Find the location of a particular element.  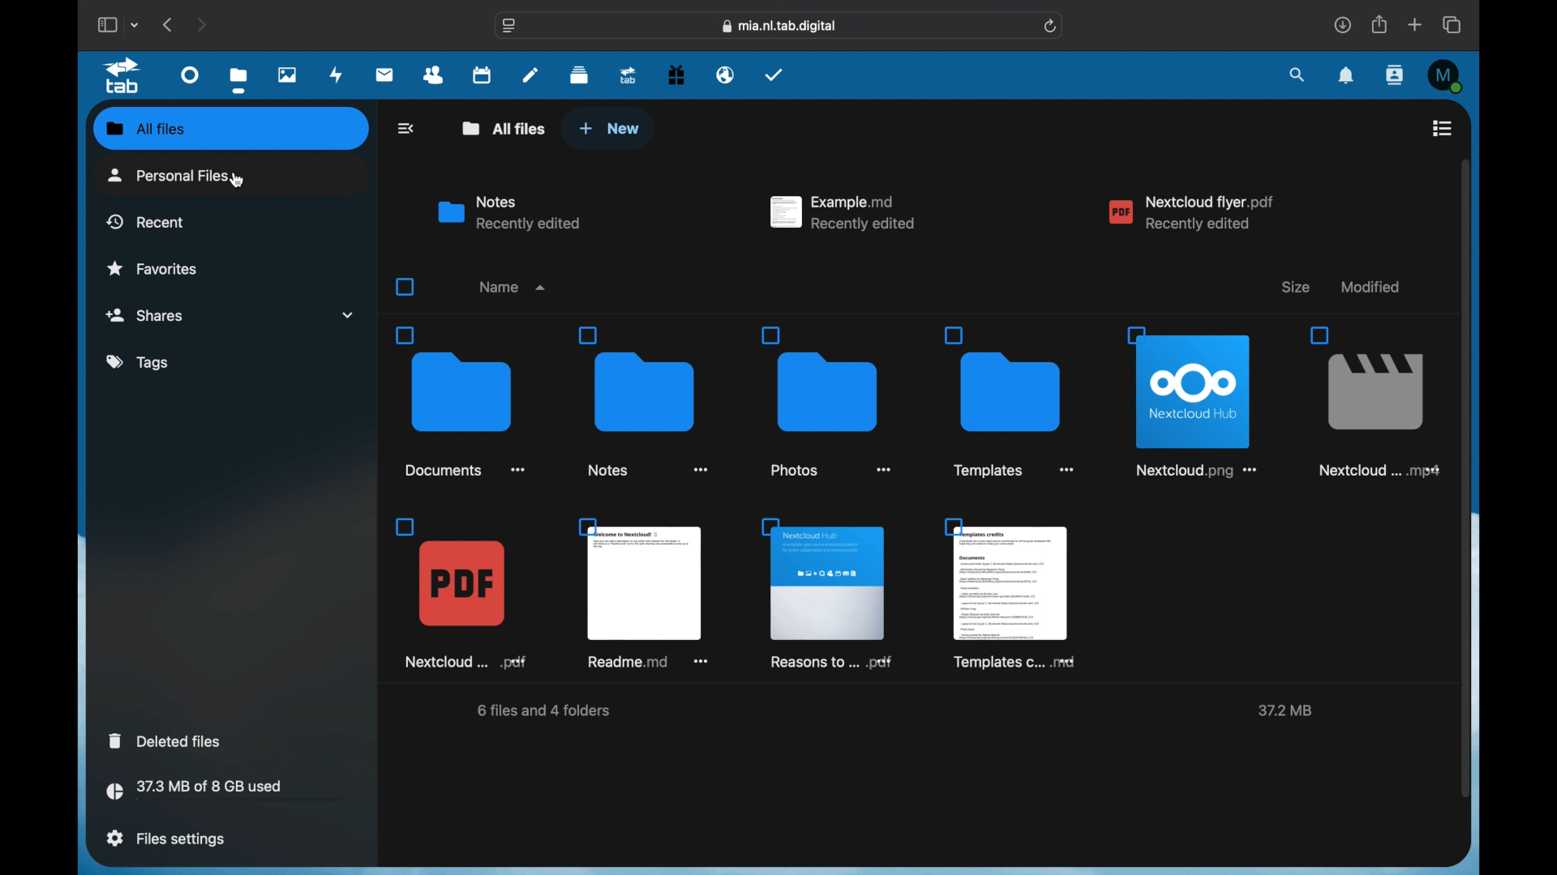

M is located at coordinates (1447, 76).